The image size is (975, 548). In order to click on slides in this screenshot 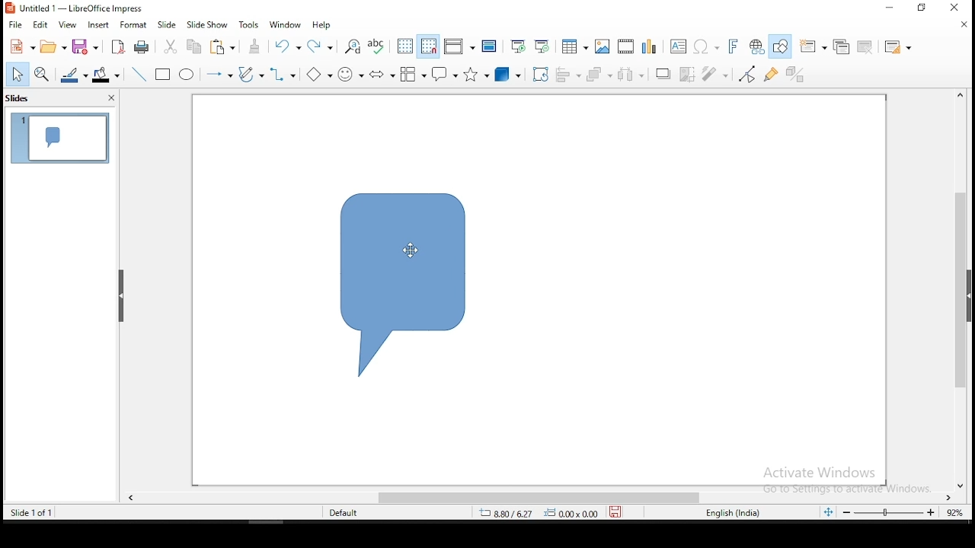, I will do `click(24, 98)`.